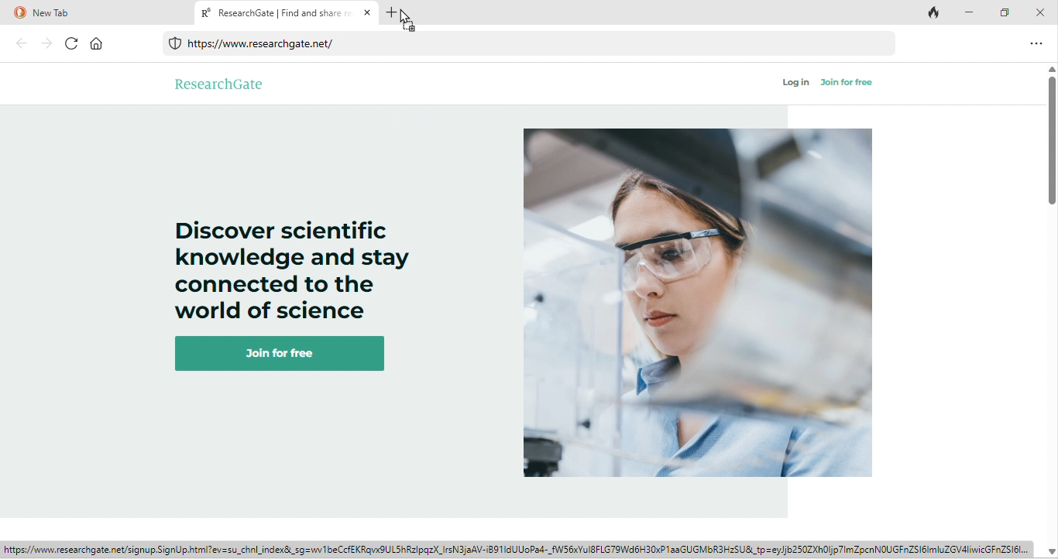 This screenshot has width=1058, height=559. What do you see at coordinates (935, 14) in the screenshot?
I see `track tab` at bounding box center [935, 14].